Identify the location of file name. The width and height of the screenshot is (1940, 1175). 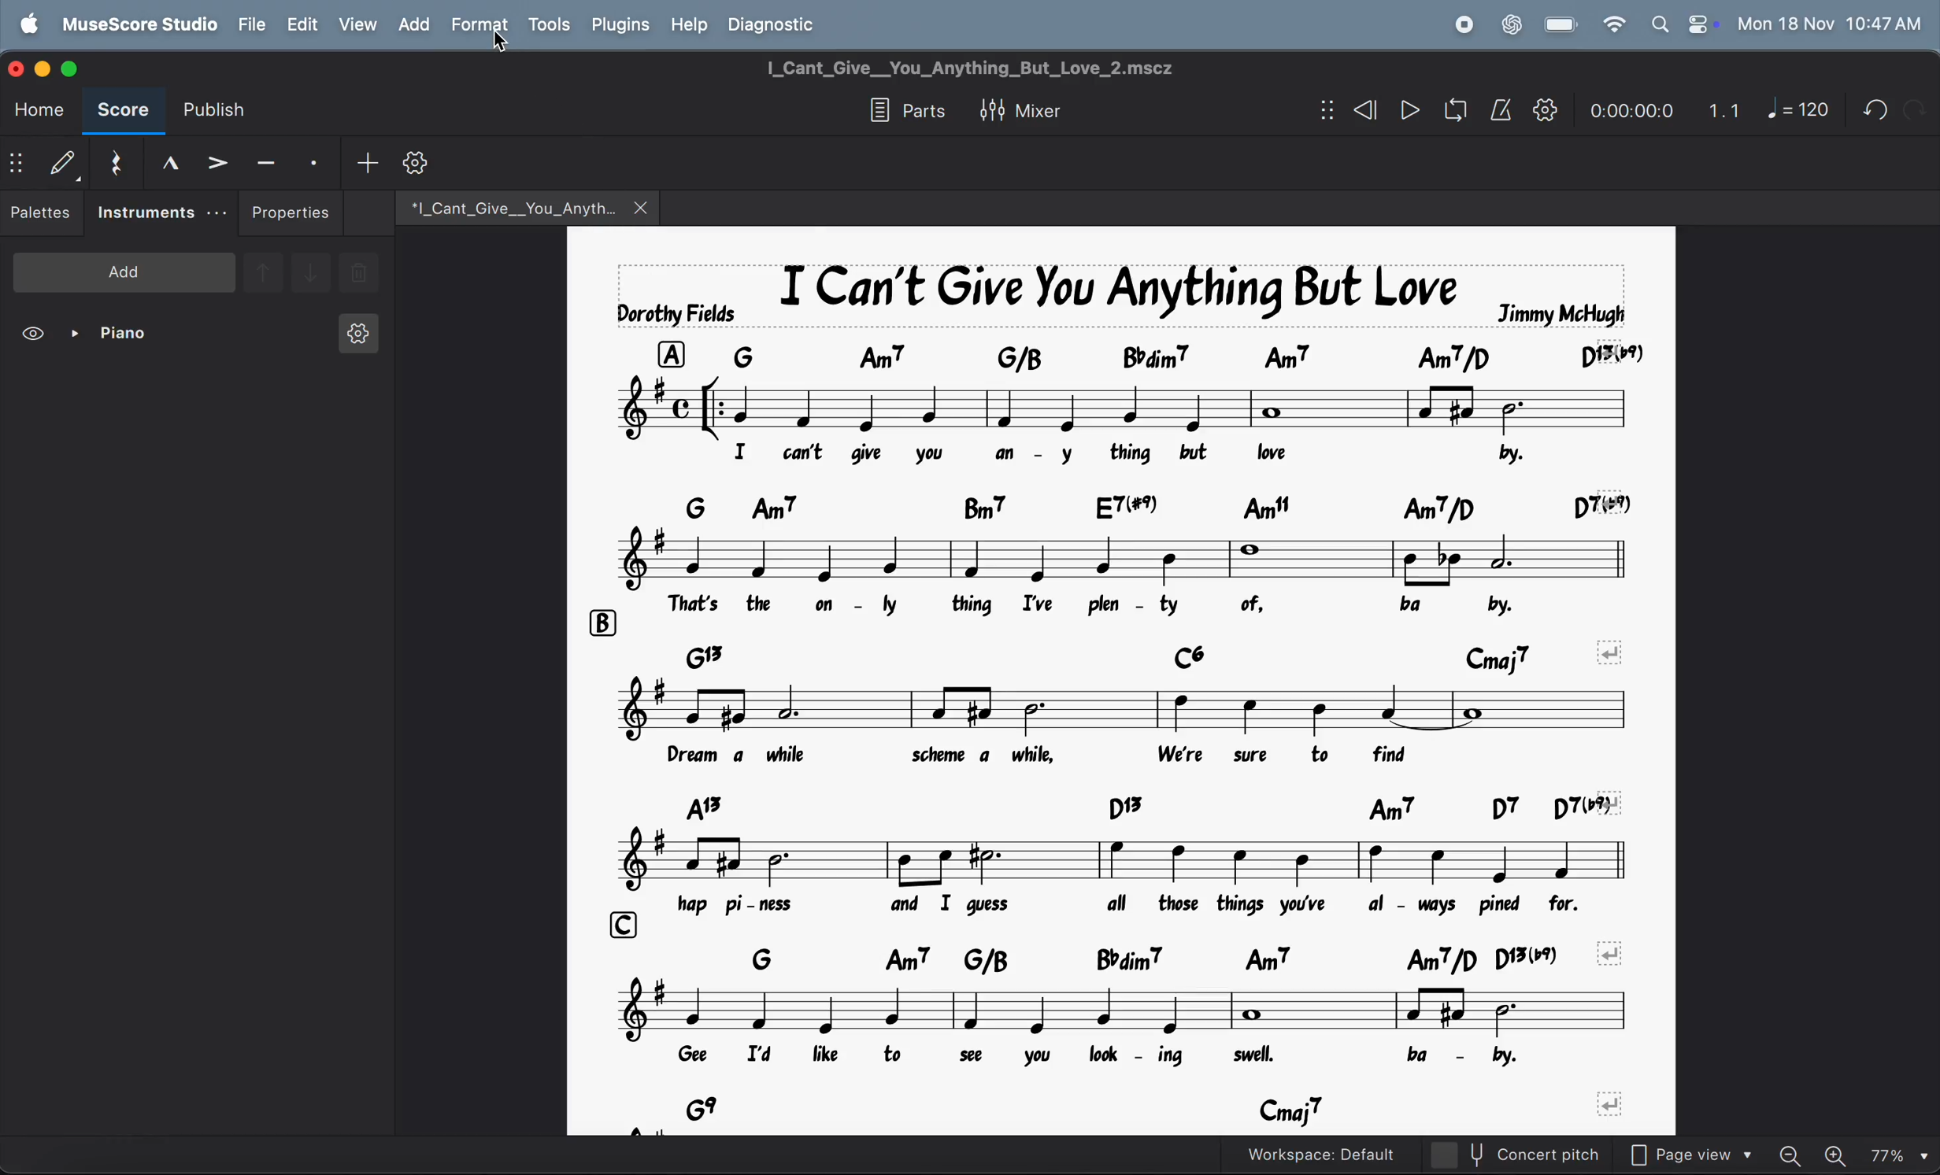
(502, 205).